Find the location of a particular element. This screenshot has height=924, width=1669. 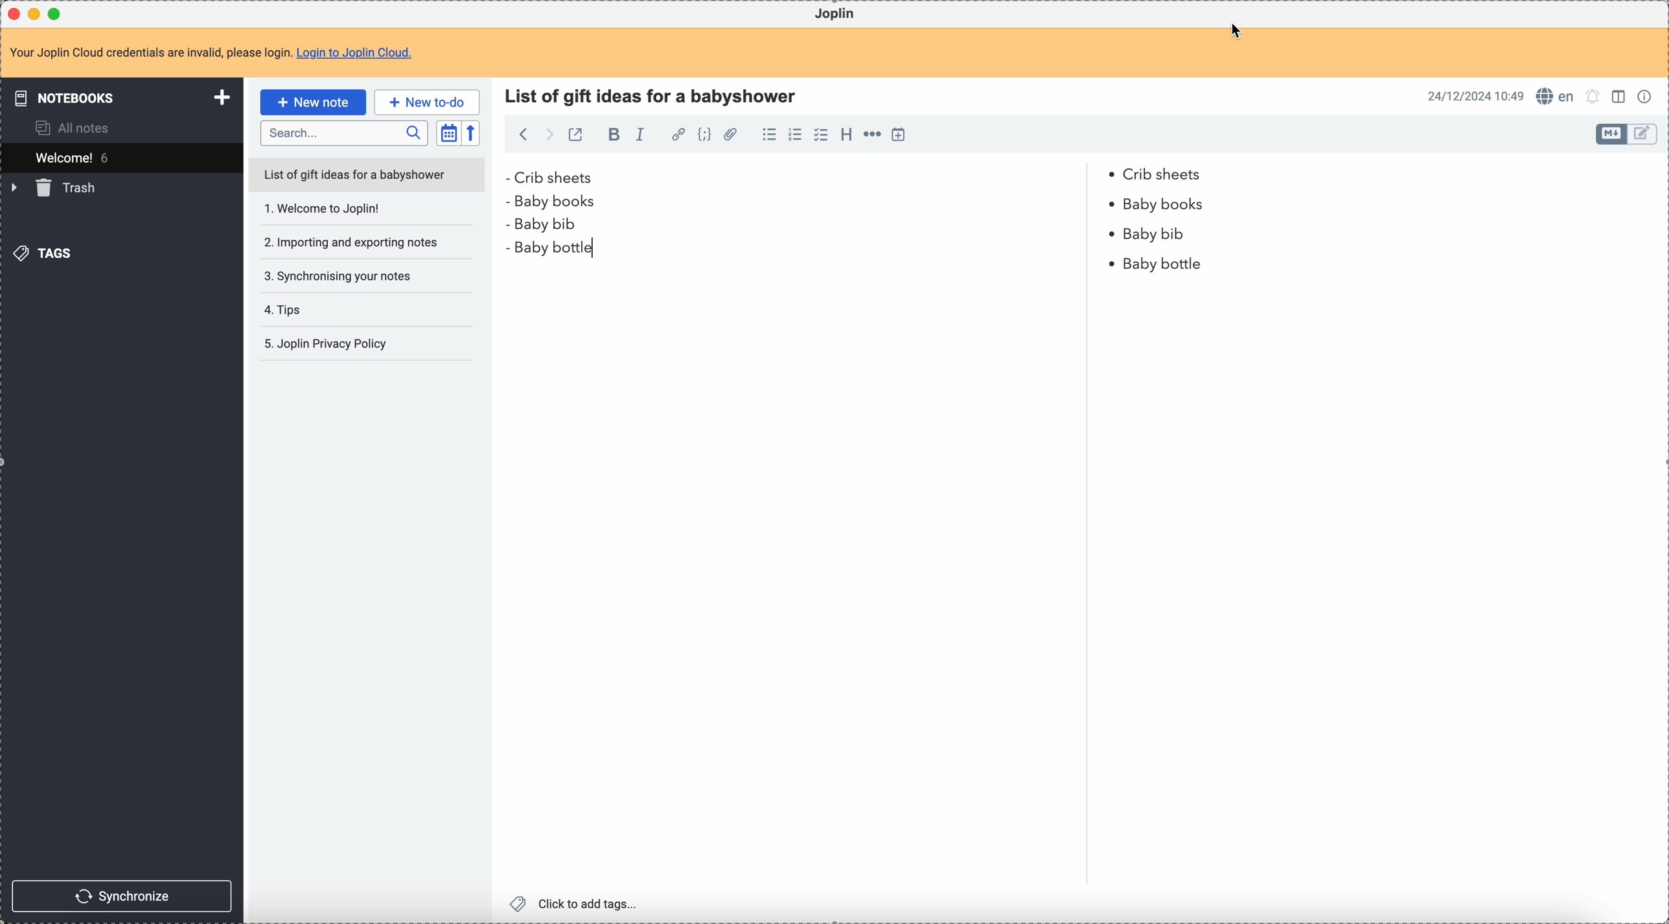

search bar is located at coordinates (344, 133).